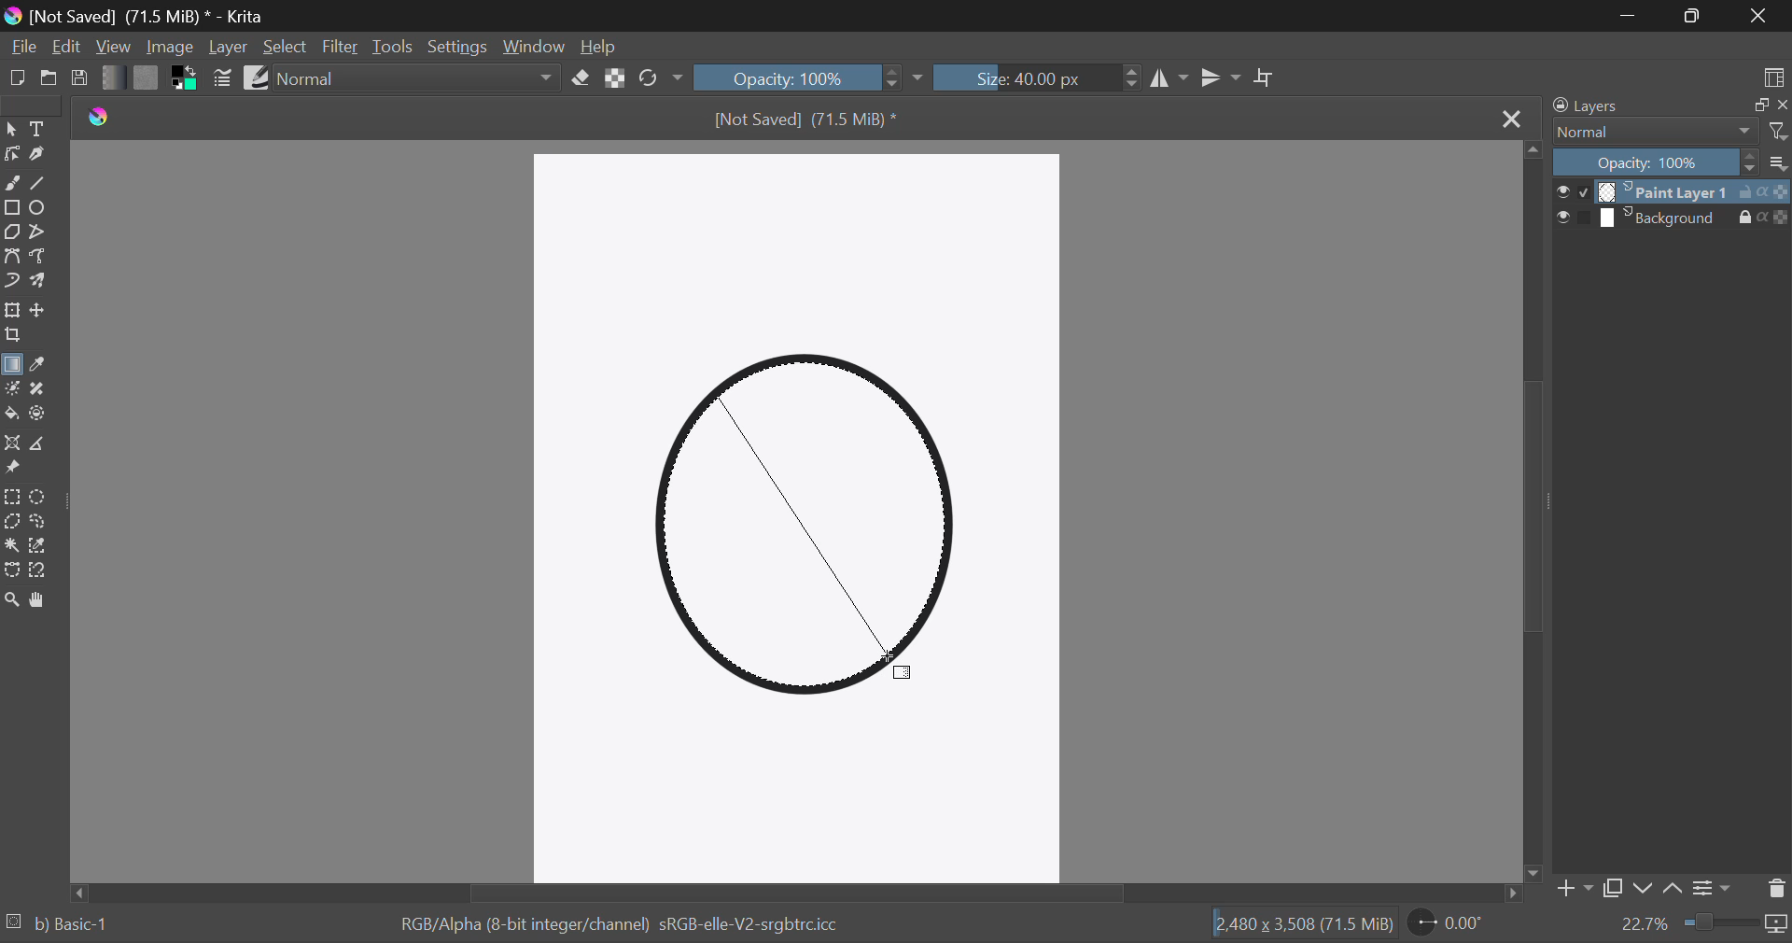 The image size is (1792, 943). I want to click on Brush Settings, so click(223, 79).